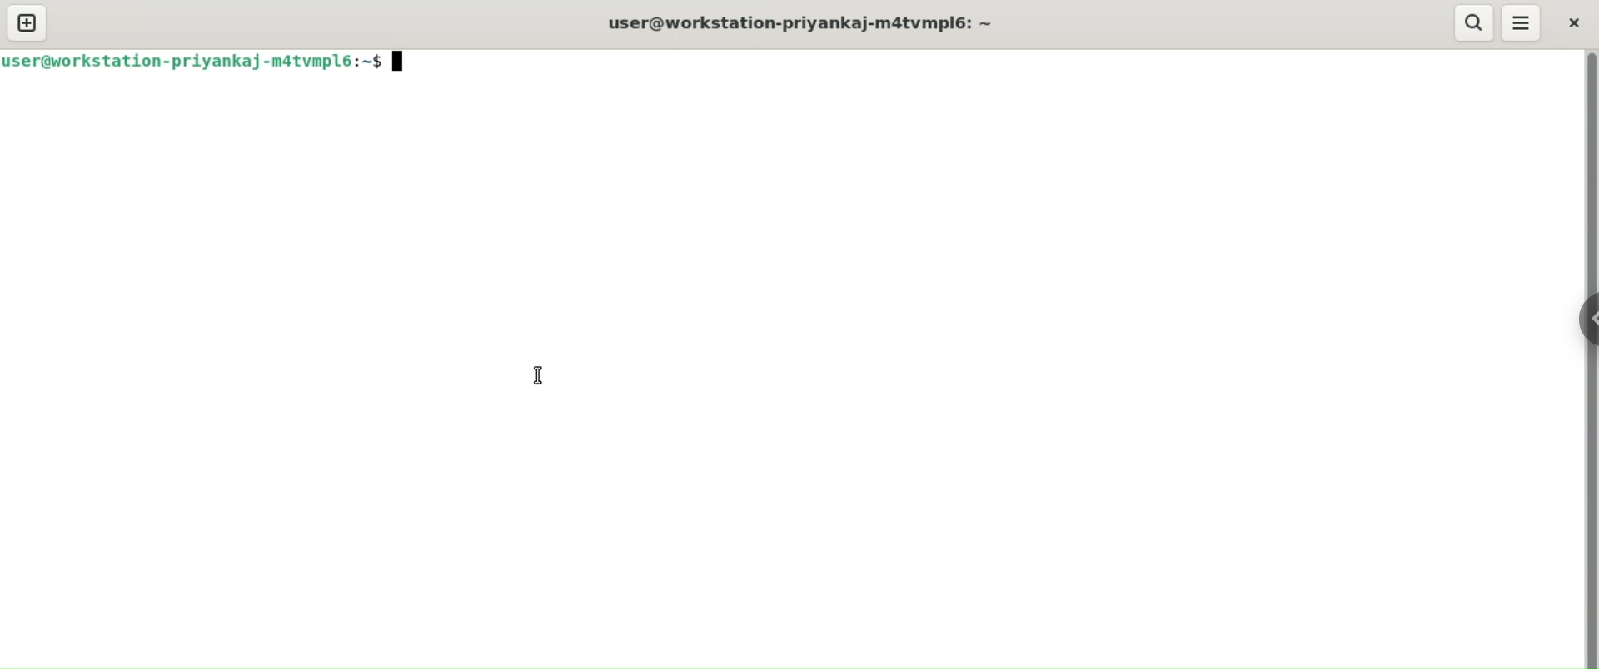 The width and height of the screenshot is (1599, 669). What do you see at coordinates (1577, 23) in the screenshot?
I see `close` at bounding box center [1577, 23].